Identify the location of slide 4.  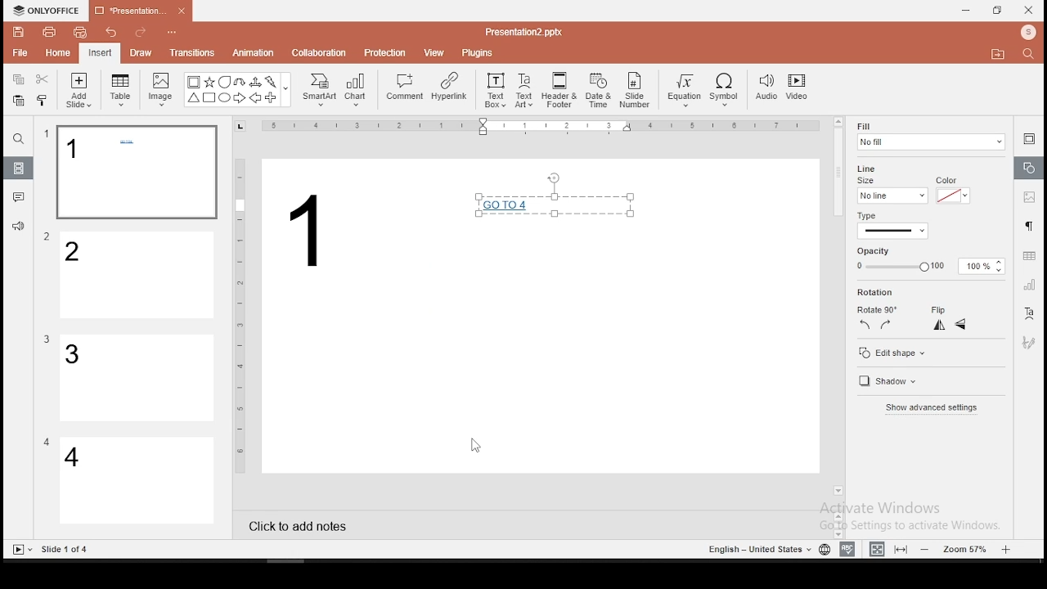
(137, 482).